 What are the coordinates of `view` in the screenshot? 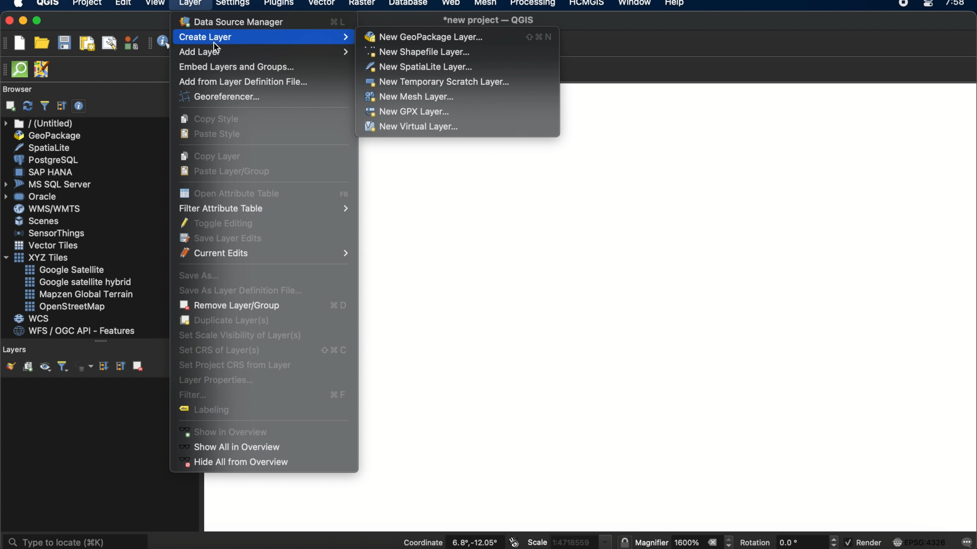 It's located at (155, 4).